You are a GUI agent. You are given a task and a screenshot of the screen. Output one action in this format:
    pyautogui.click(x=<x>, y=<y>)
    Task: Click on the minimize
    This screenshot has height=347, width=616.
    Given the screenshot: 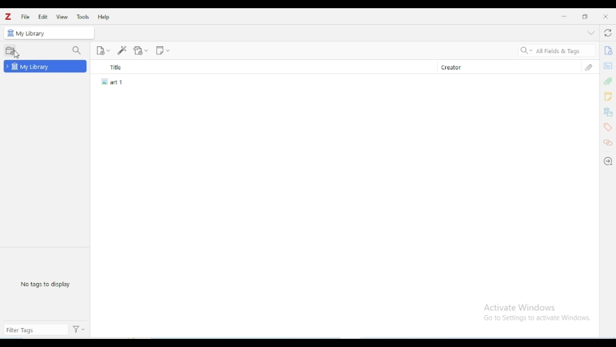 What is the action you would take?
    pyautogui.click(x=565, y=16)
    